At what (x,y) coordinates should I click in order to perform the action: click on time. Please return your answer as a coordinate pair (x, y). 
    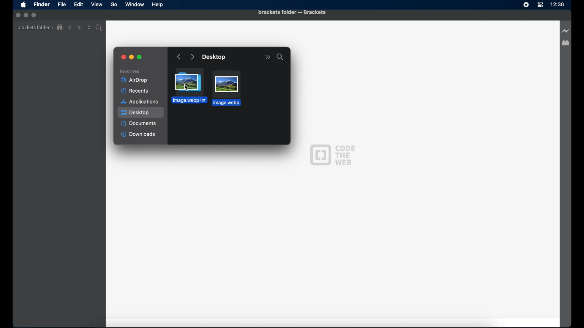
    Looking at the image, I should click on (557, 4).